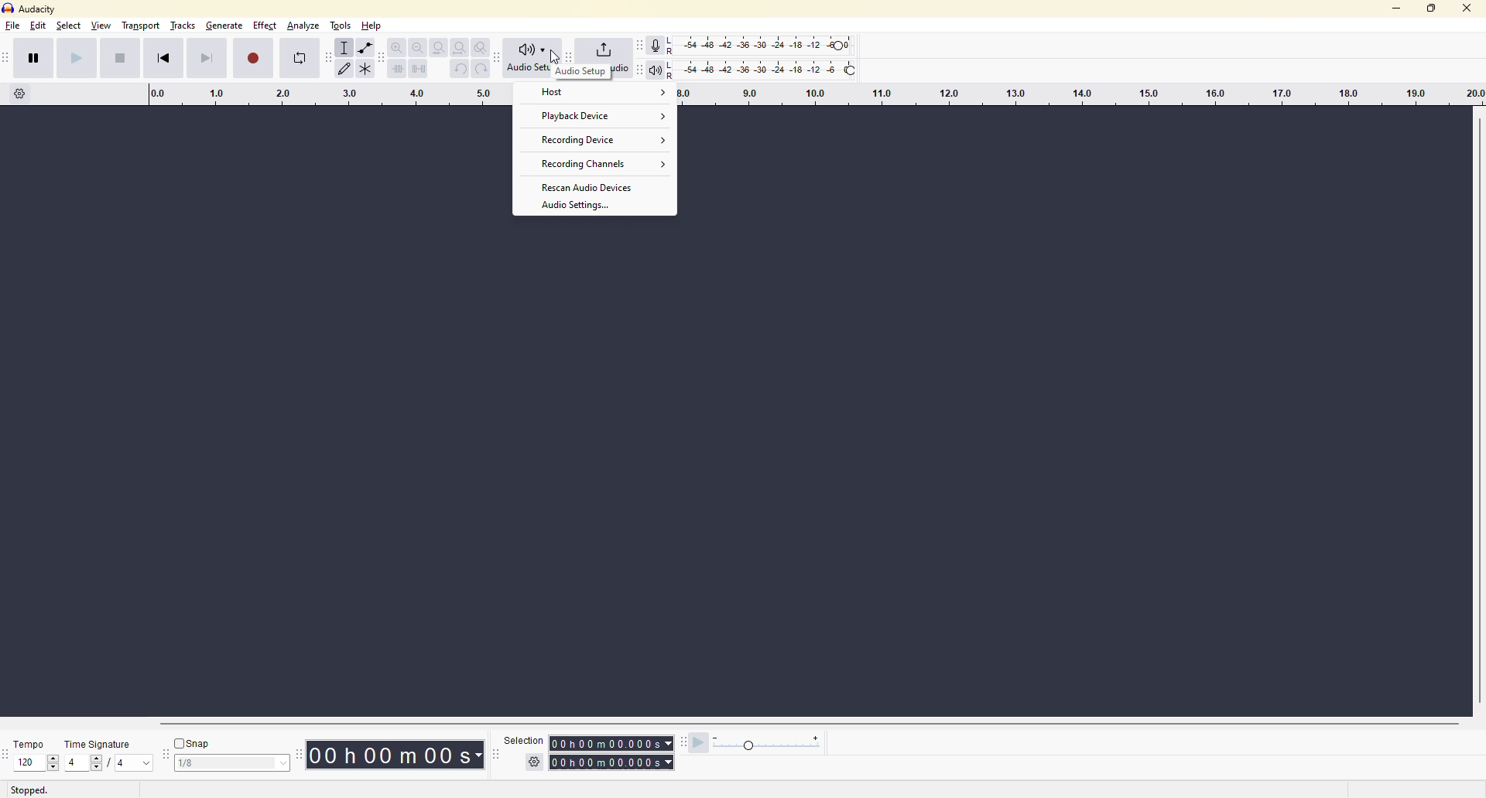  I want to click on snap, so click(193, 745).